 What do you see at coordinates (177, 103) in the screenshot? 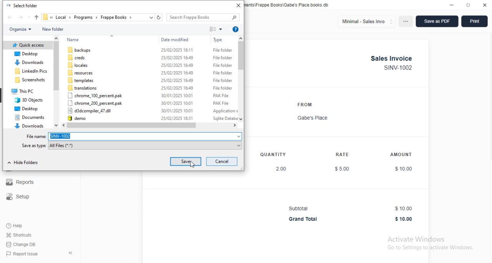
I see `30/01/2025 10:01` at bounding box center [177, 103].